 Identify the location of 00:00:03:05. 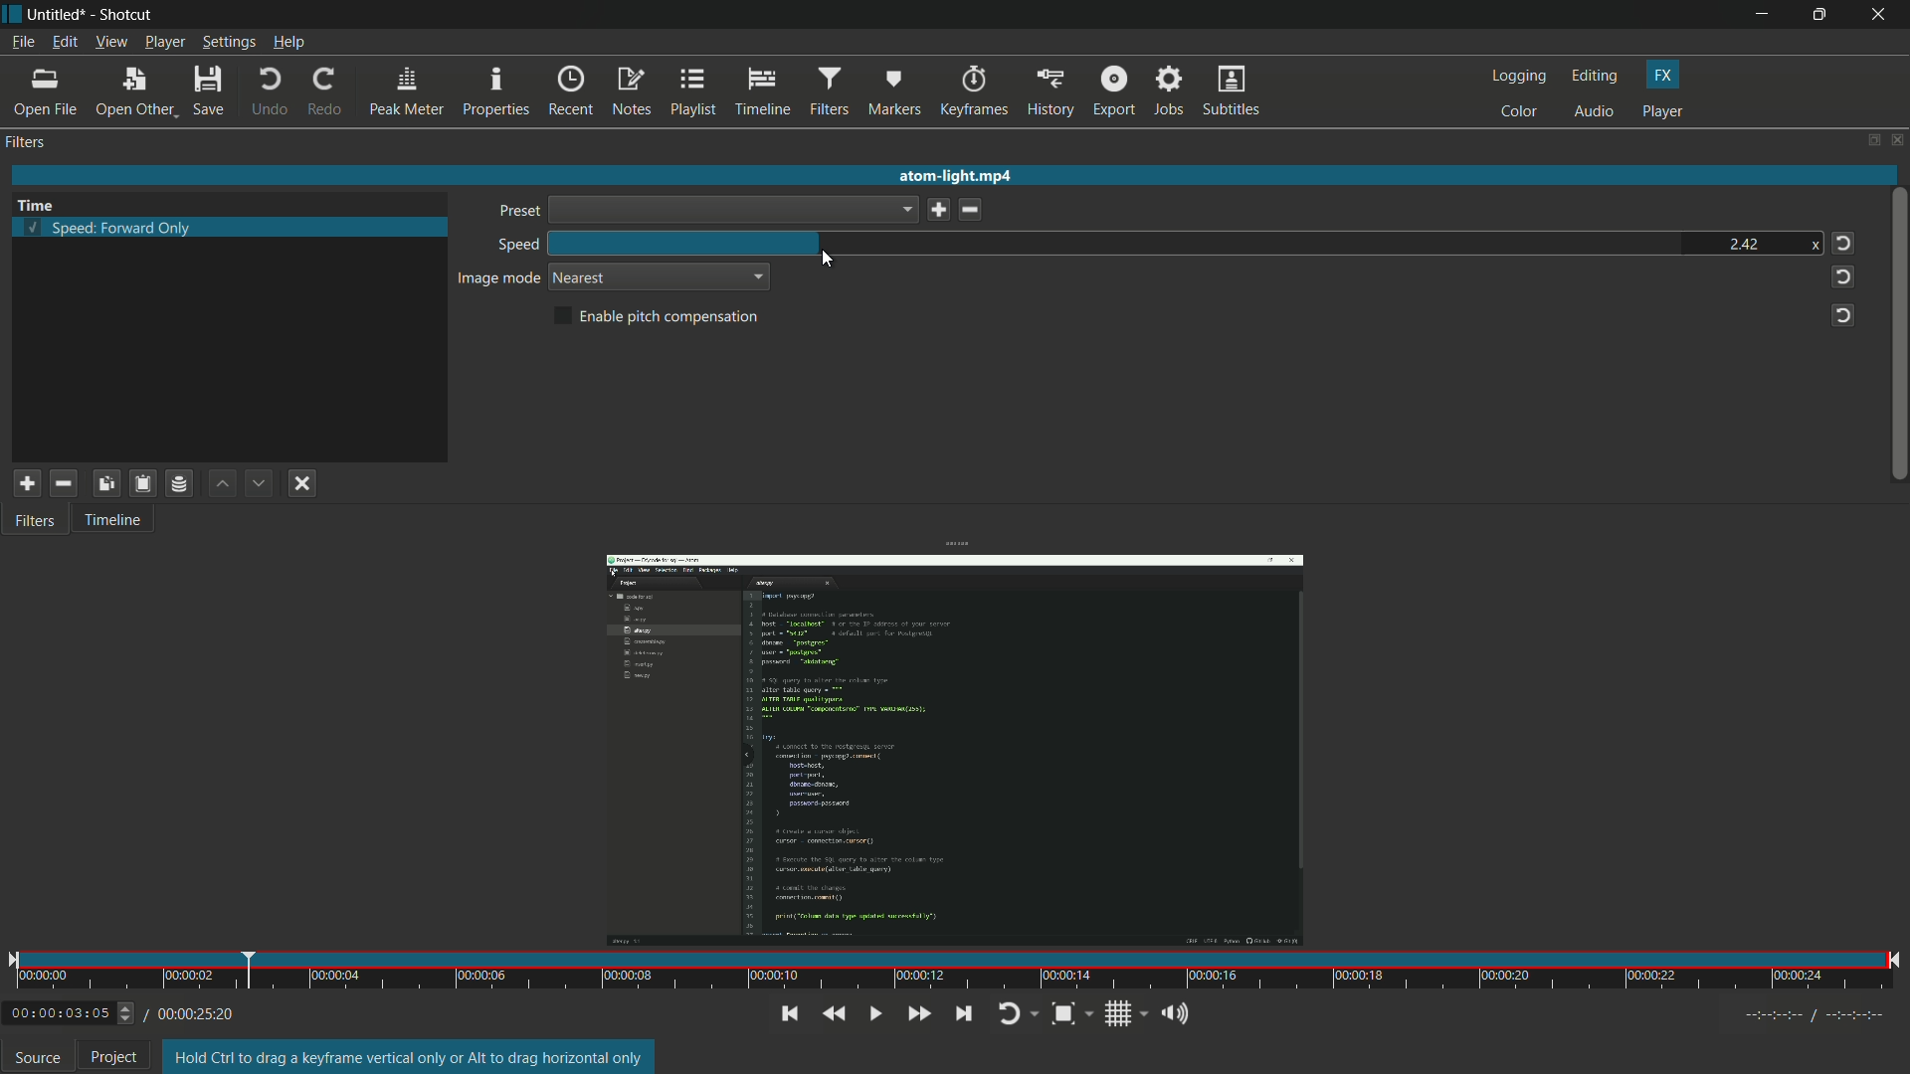
(71, 1011).